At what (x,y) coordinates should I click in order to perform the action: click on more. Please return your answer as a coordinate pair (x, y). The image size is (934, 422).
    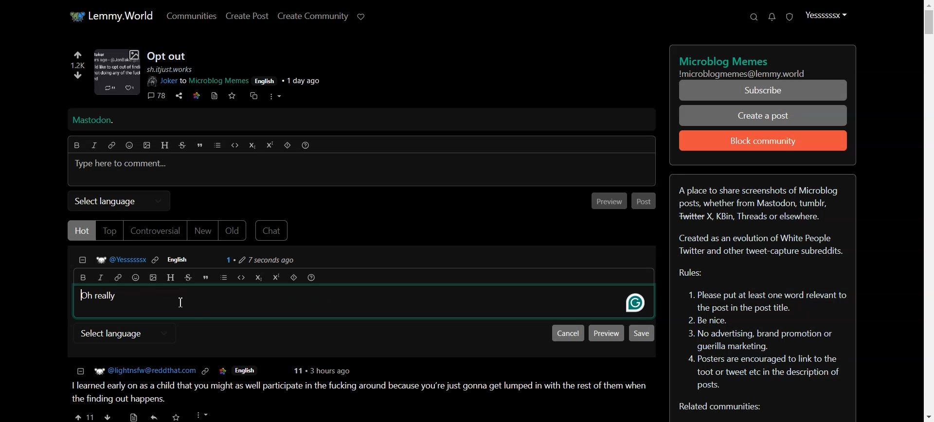
    Looking at the image, I should click on (276, 97).